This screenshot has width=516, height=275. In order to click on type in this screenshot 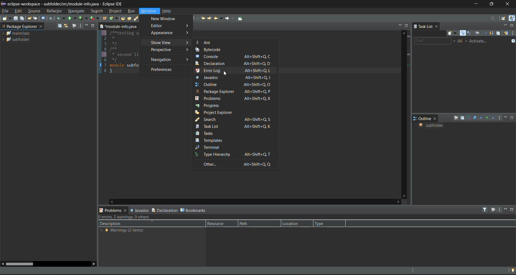, I will do `click(323, 224)`.